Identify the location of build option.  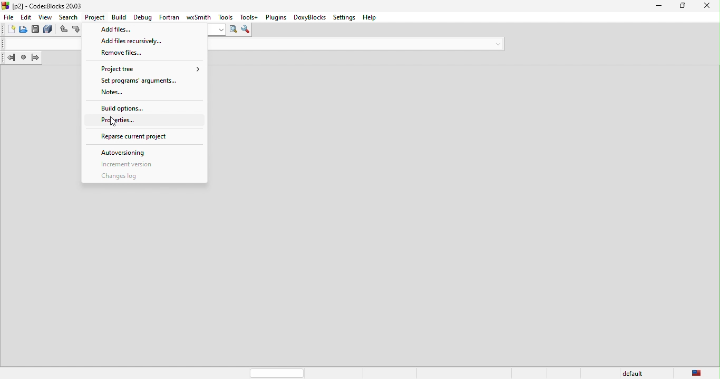
(142, 107).